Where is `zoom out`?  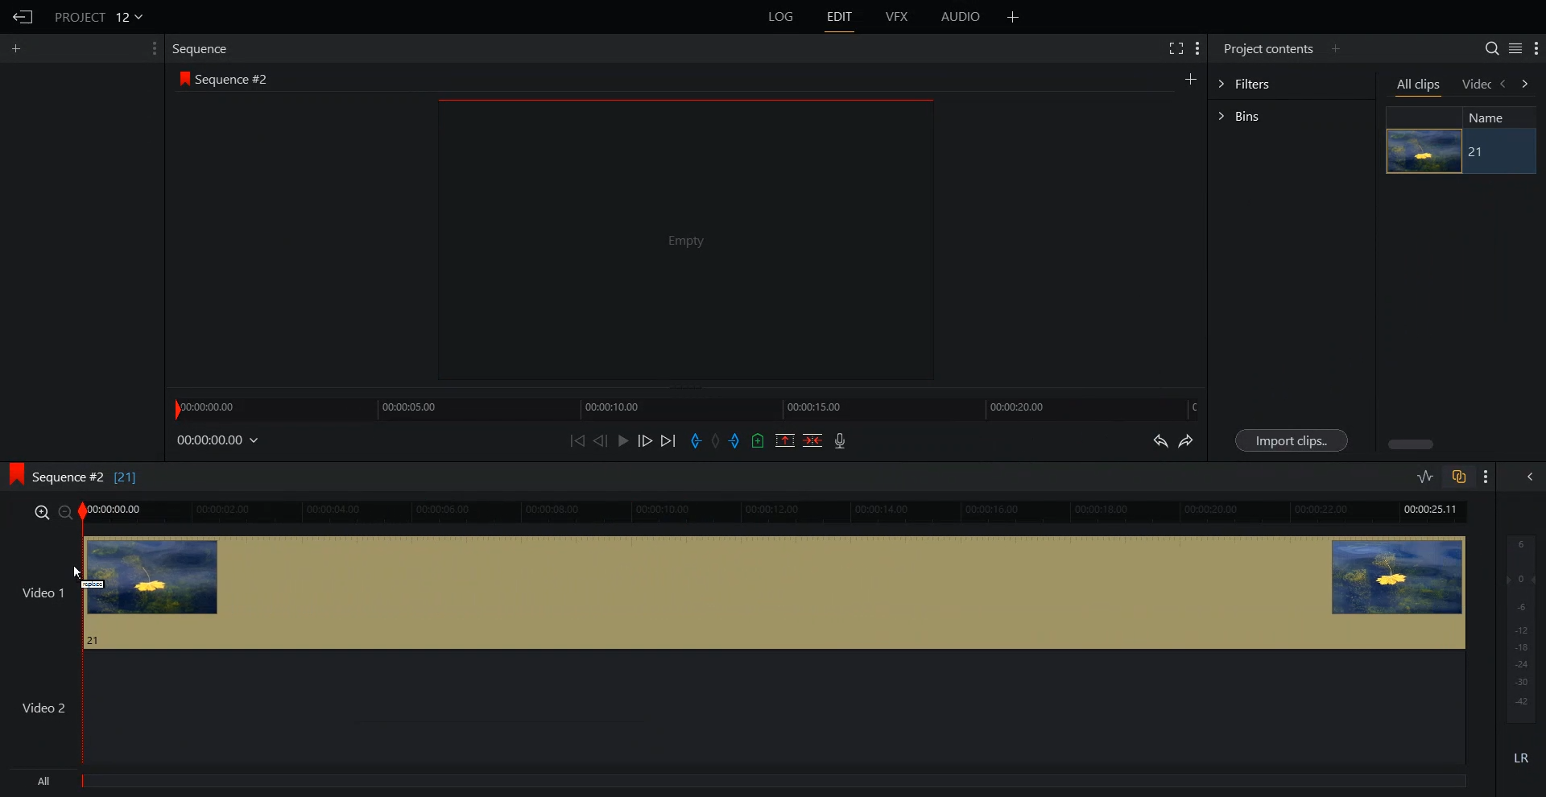 zoom out is located at coordinates (65, 513).